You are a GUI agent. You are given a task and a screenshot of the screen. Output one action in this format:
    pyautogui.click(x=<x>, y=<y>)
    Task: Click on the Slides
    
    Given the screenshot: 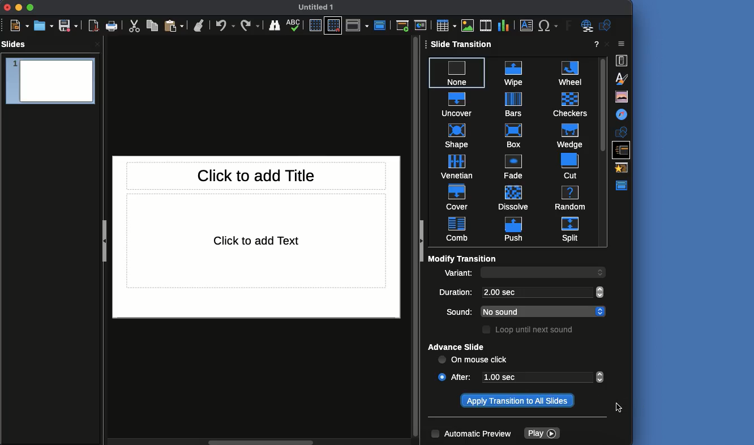 What is the action you would take?
    pyautogui.click(x=16, y=44)
    